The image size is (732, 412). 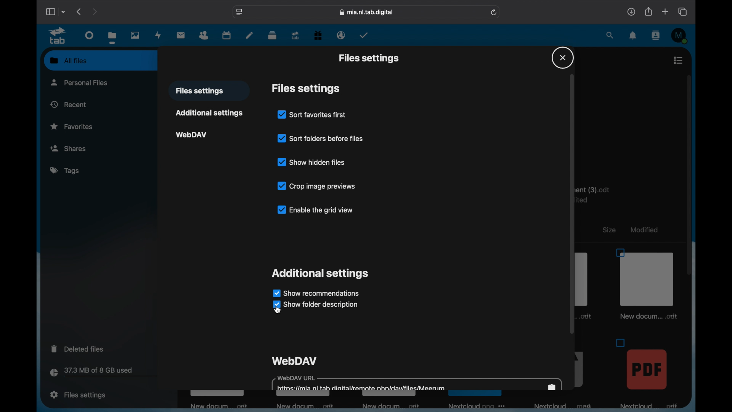 I want to click on additional settings, so click(x=319, y=274).